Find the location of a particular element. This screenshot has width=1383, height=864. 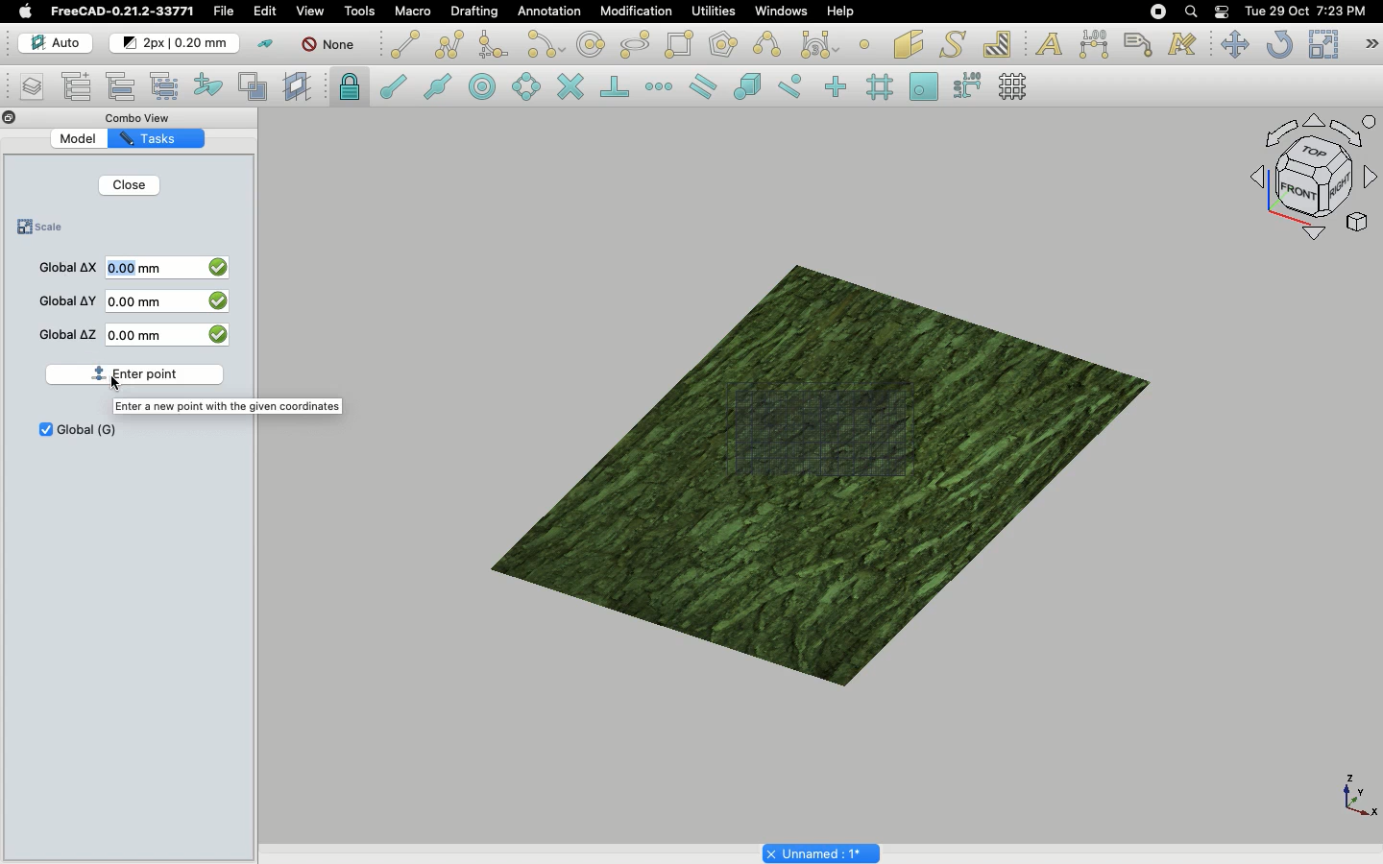

Global X is located at coordinates (68, 270).